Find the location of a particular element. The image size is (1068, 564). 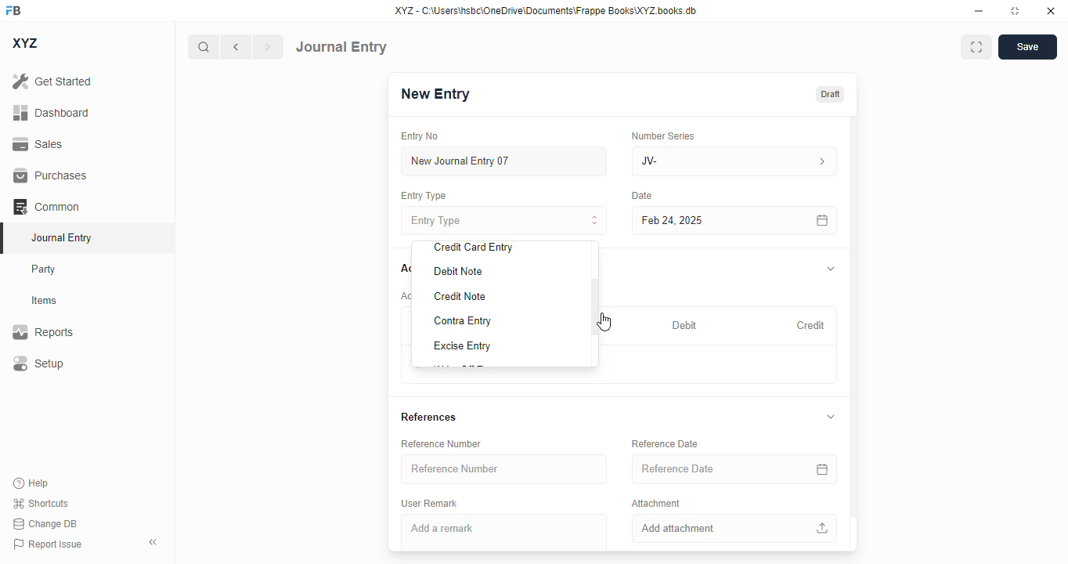

reference number is located at coordinates (442, 443).